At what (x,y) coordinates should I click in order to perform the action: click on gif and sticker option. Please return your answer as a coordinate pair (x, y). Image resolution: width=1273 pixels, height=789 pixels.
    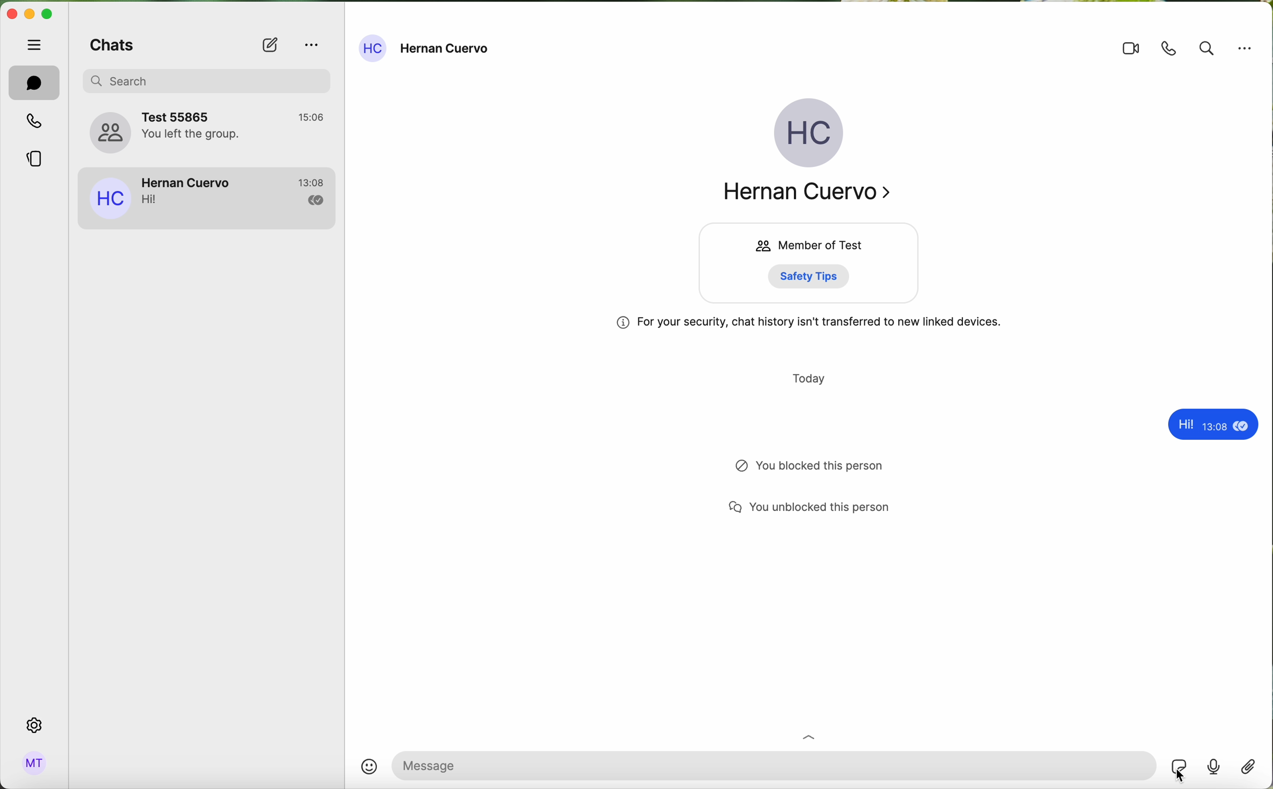
    Looking at the image, I should click on (1180, 767).